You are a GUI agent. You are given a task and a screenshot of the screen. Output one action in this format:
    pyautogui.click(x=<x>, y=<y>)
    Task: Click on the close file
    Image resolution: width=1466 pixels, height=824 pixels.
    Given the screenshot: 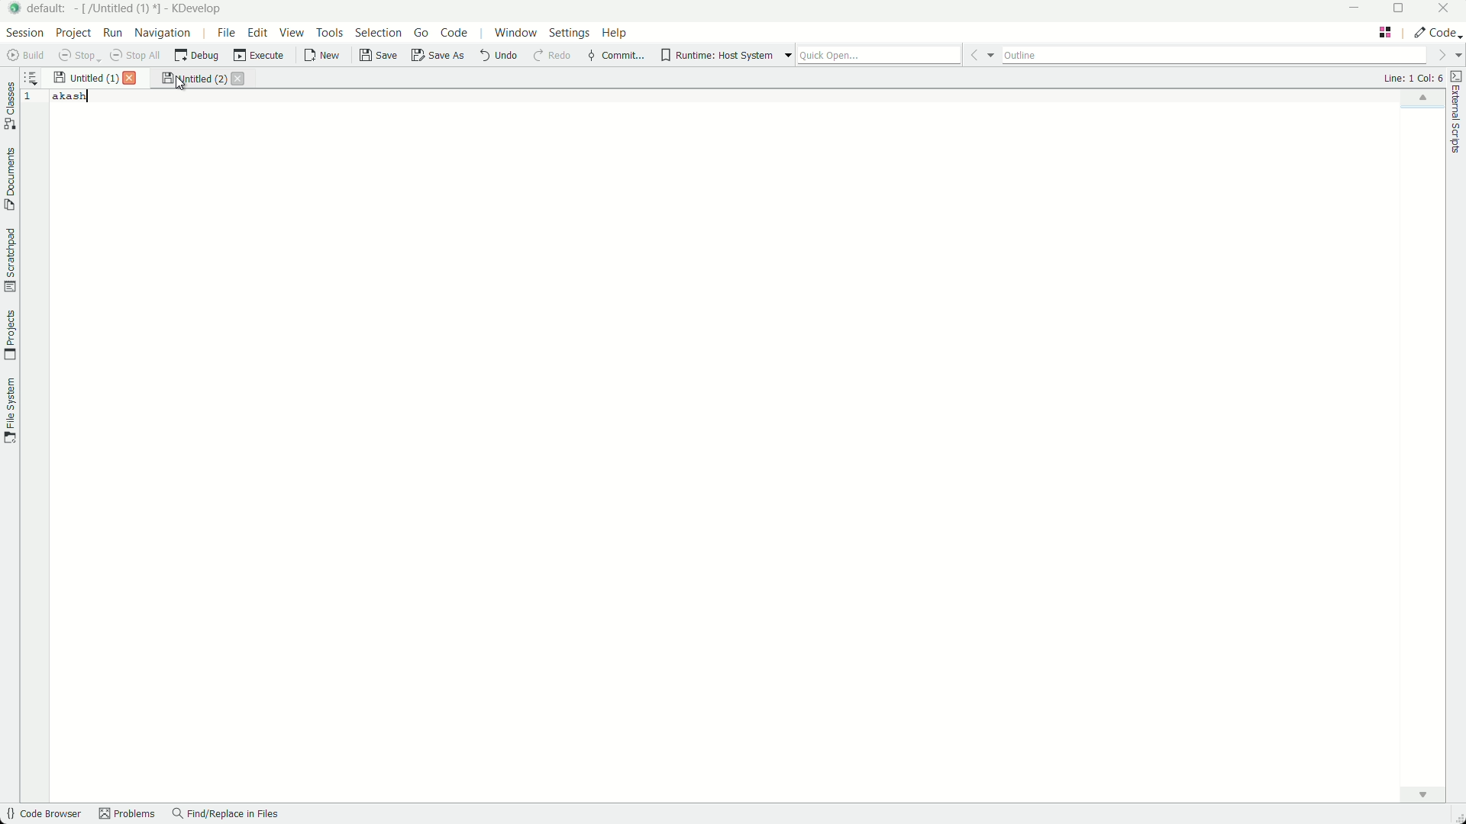 What is the action you would take?
    pyautogui.click(x=131, y=79)
    